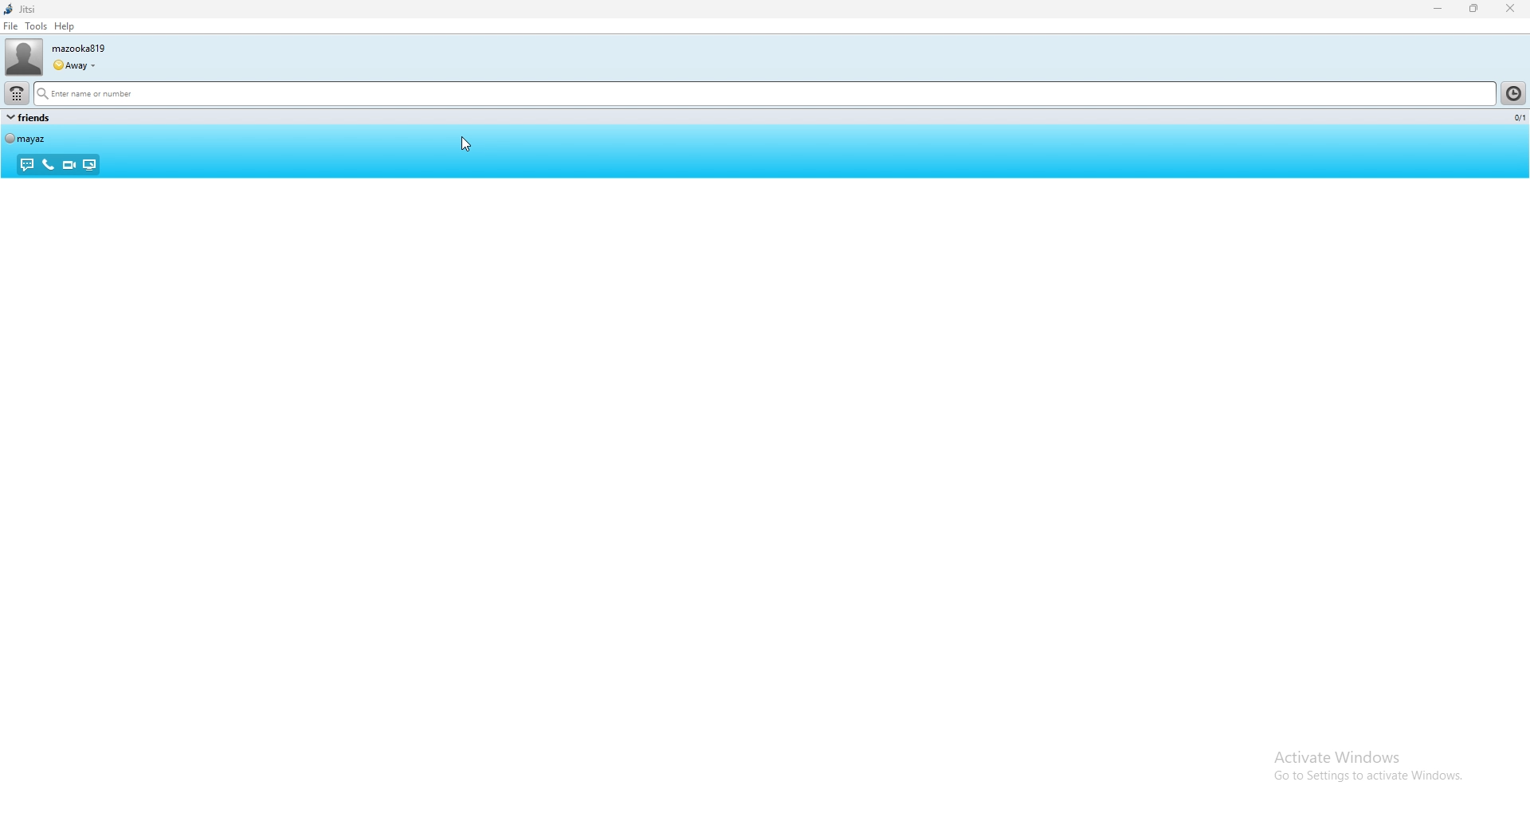 The width and height of the screenshot is (1530, 821). What do you see at coordinates (29, 117) in the screenshot?
I see `group` at bounding box center [29, 117].